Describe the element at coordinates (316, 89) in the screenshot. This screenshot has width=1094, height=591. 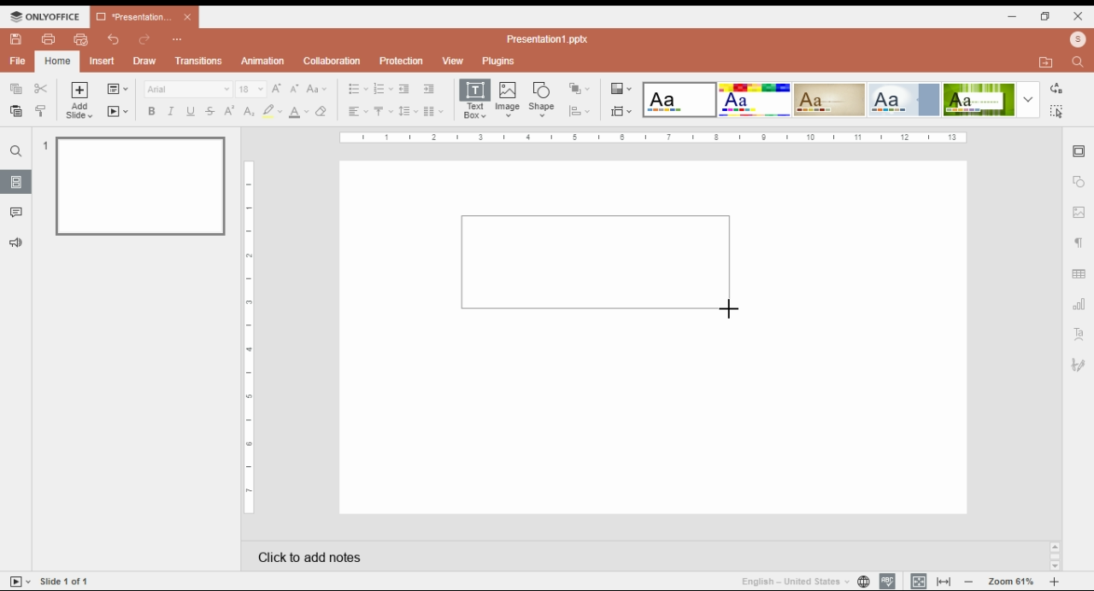
I see `change case` at that location.